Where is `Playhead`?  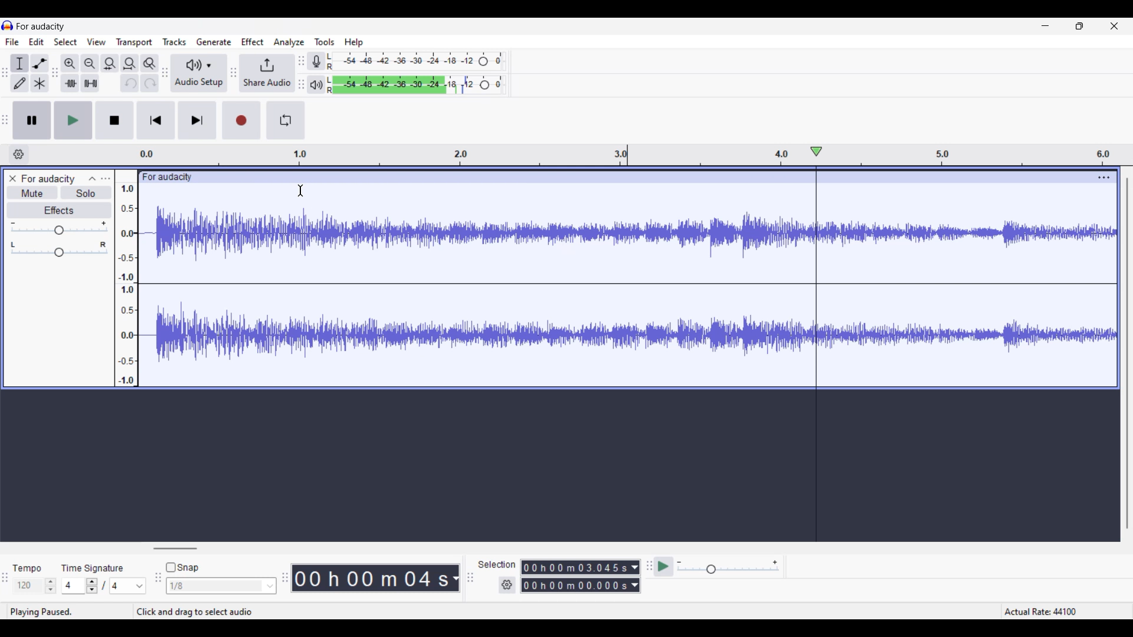
Playhead is located at coordinates (817, 343).